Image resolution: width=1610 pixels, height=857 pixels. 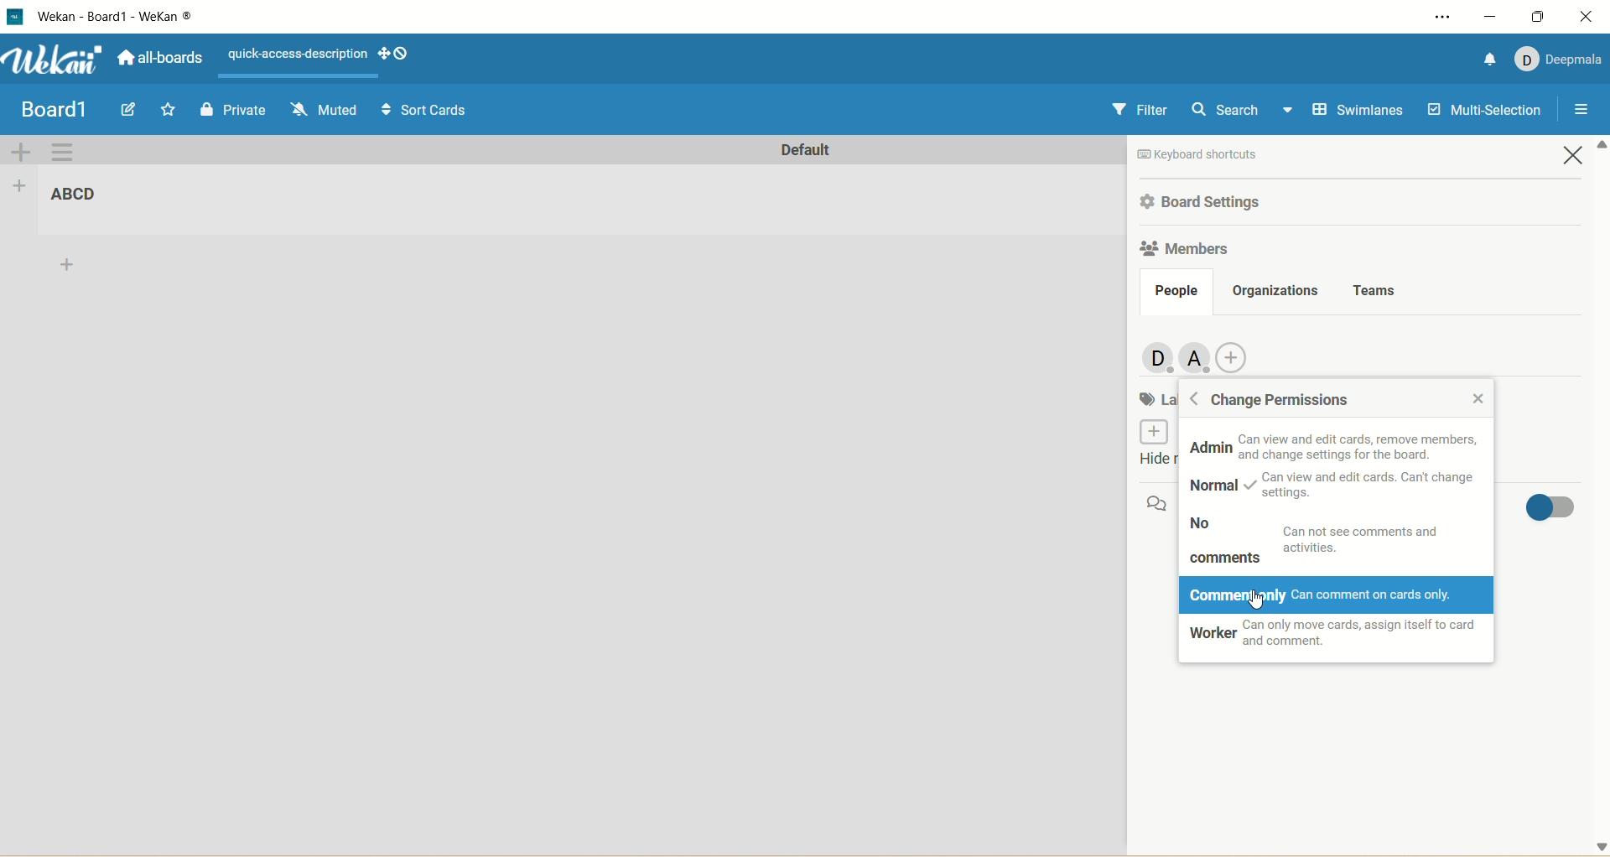 I want to click on organizations, so click(x=1277, y=289).